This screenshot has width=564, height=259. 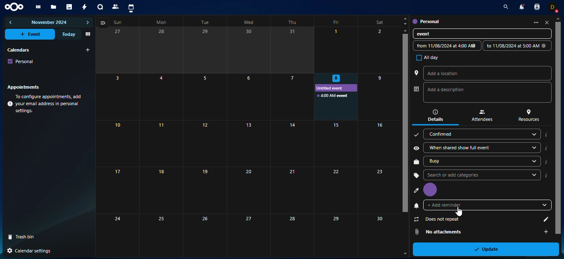 What do you see at coordinates (416, 148) in the screenshot?
I see `share` at bounding box center [416, 148].